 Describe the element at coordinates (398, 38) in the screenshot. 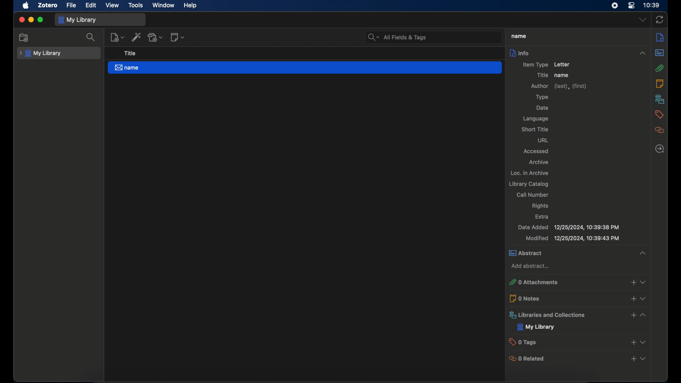

I see `search bar` at that location.